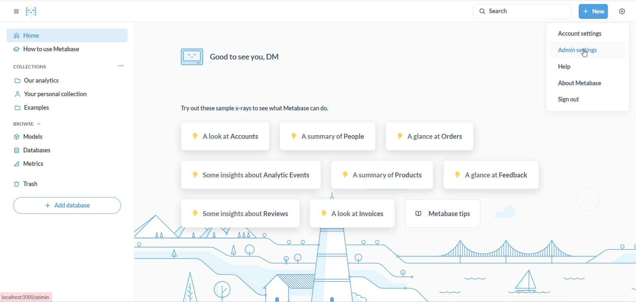 The height and width of the screenshot is (302, 636). I want to click on account settings, so click(578, 35).